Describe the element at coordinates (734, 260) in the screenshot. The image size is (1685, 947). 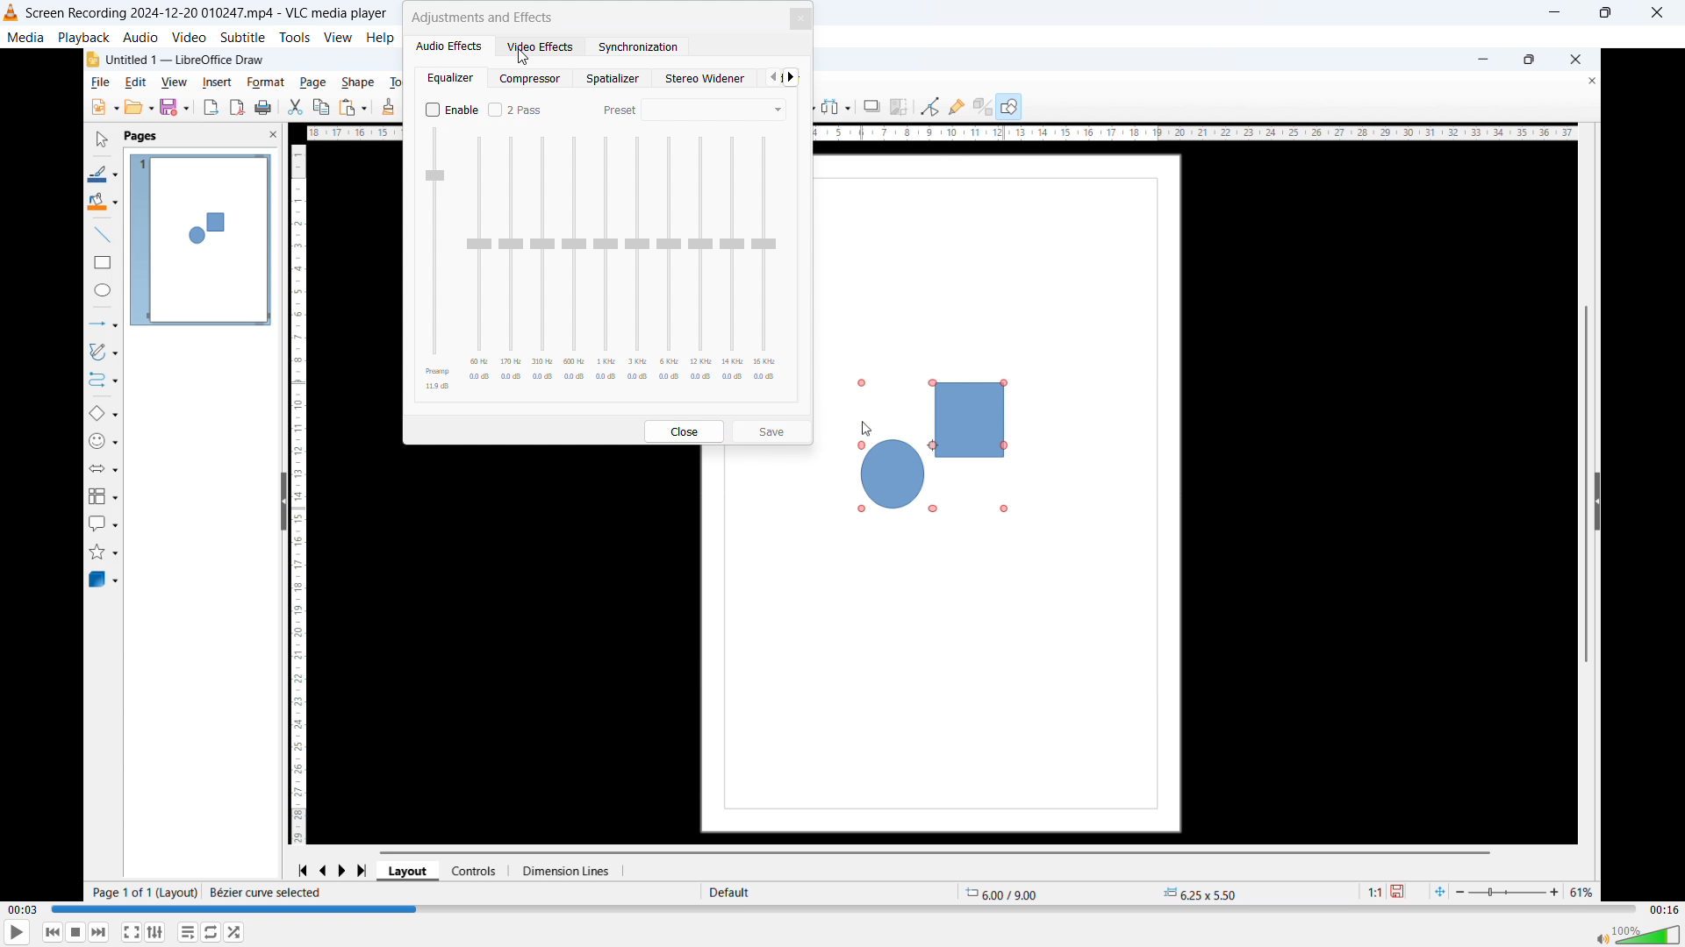
I see `14 kilohertz controller ` at that location.